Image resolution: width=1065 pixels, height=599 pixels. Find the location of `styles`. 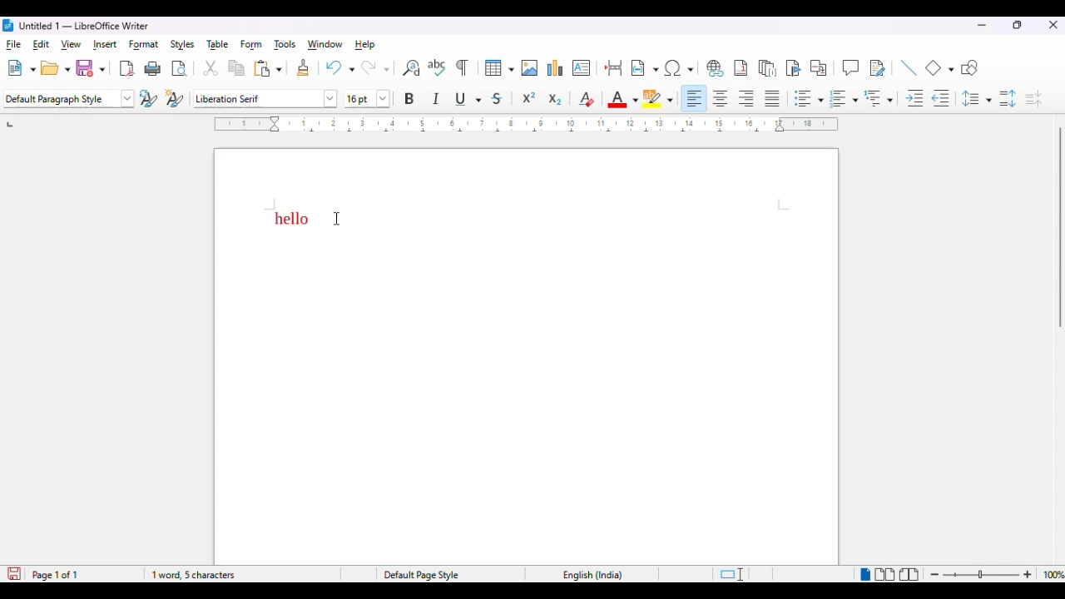

styles is located at coordinates (183, 45).